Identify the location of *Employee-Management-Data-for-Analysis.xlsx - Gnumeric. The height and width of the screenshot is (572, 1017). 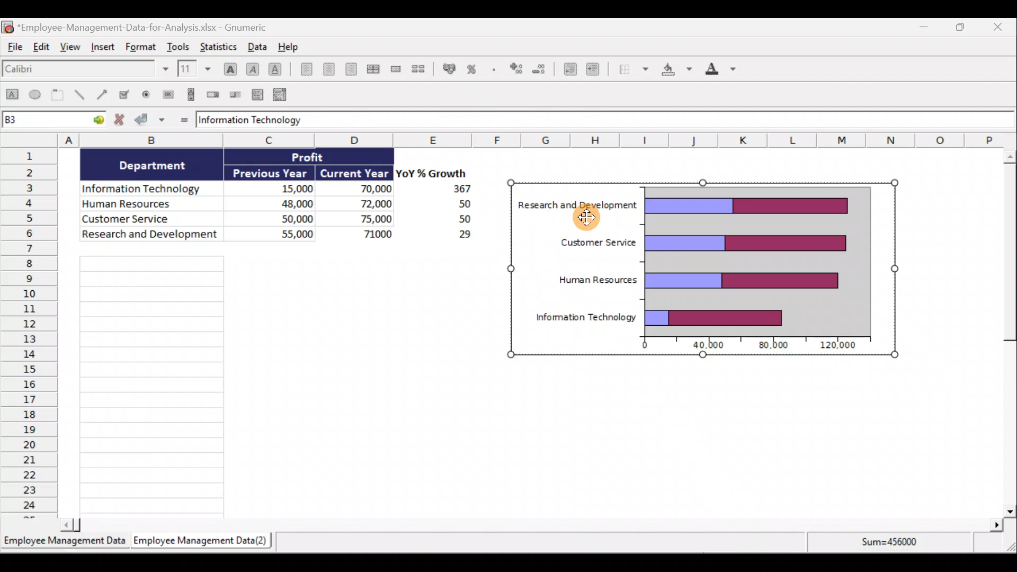
(149, 27).